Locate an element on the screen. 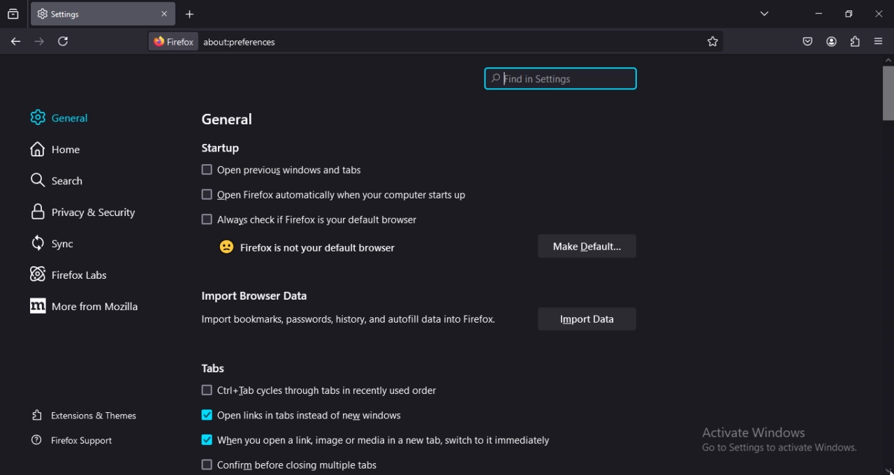 The width and height of the screenshot is (894, 475). close is located at coordinates (879, 15).